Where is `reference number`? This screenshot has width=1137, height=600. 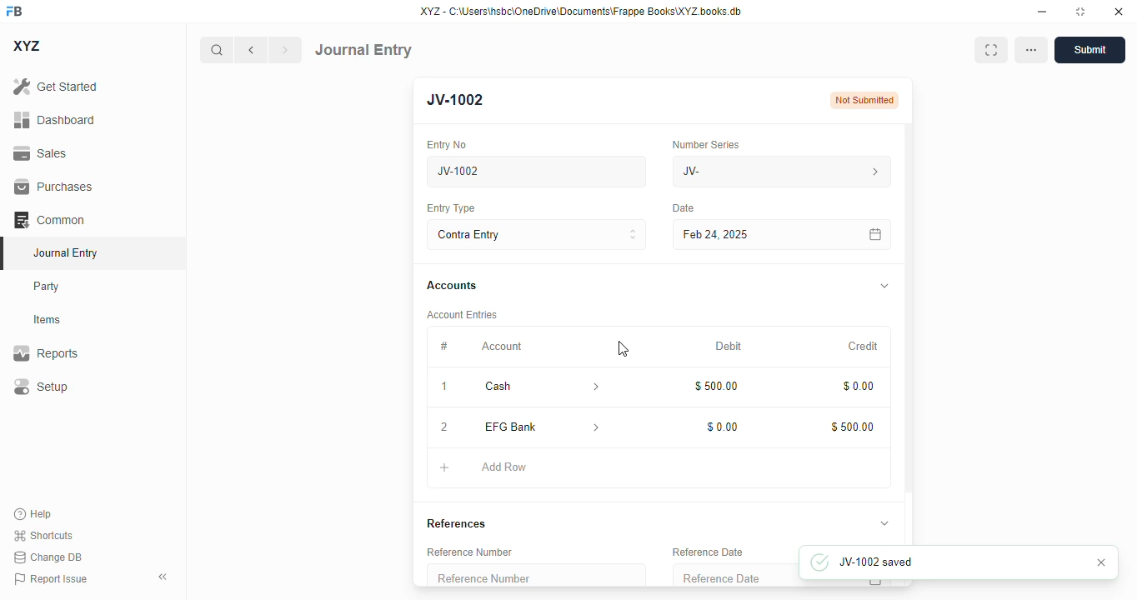 reference number is located at coordinates (538, 575).